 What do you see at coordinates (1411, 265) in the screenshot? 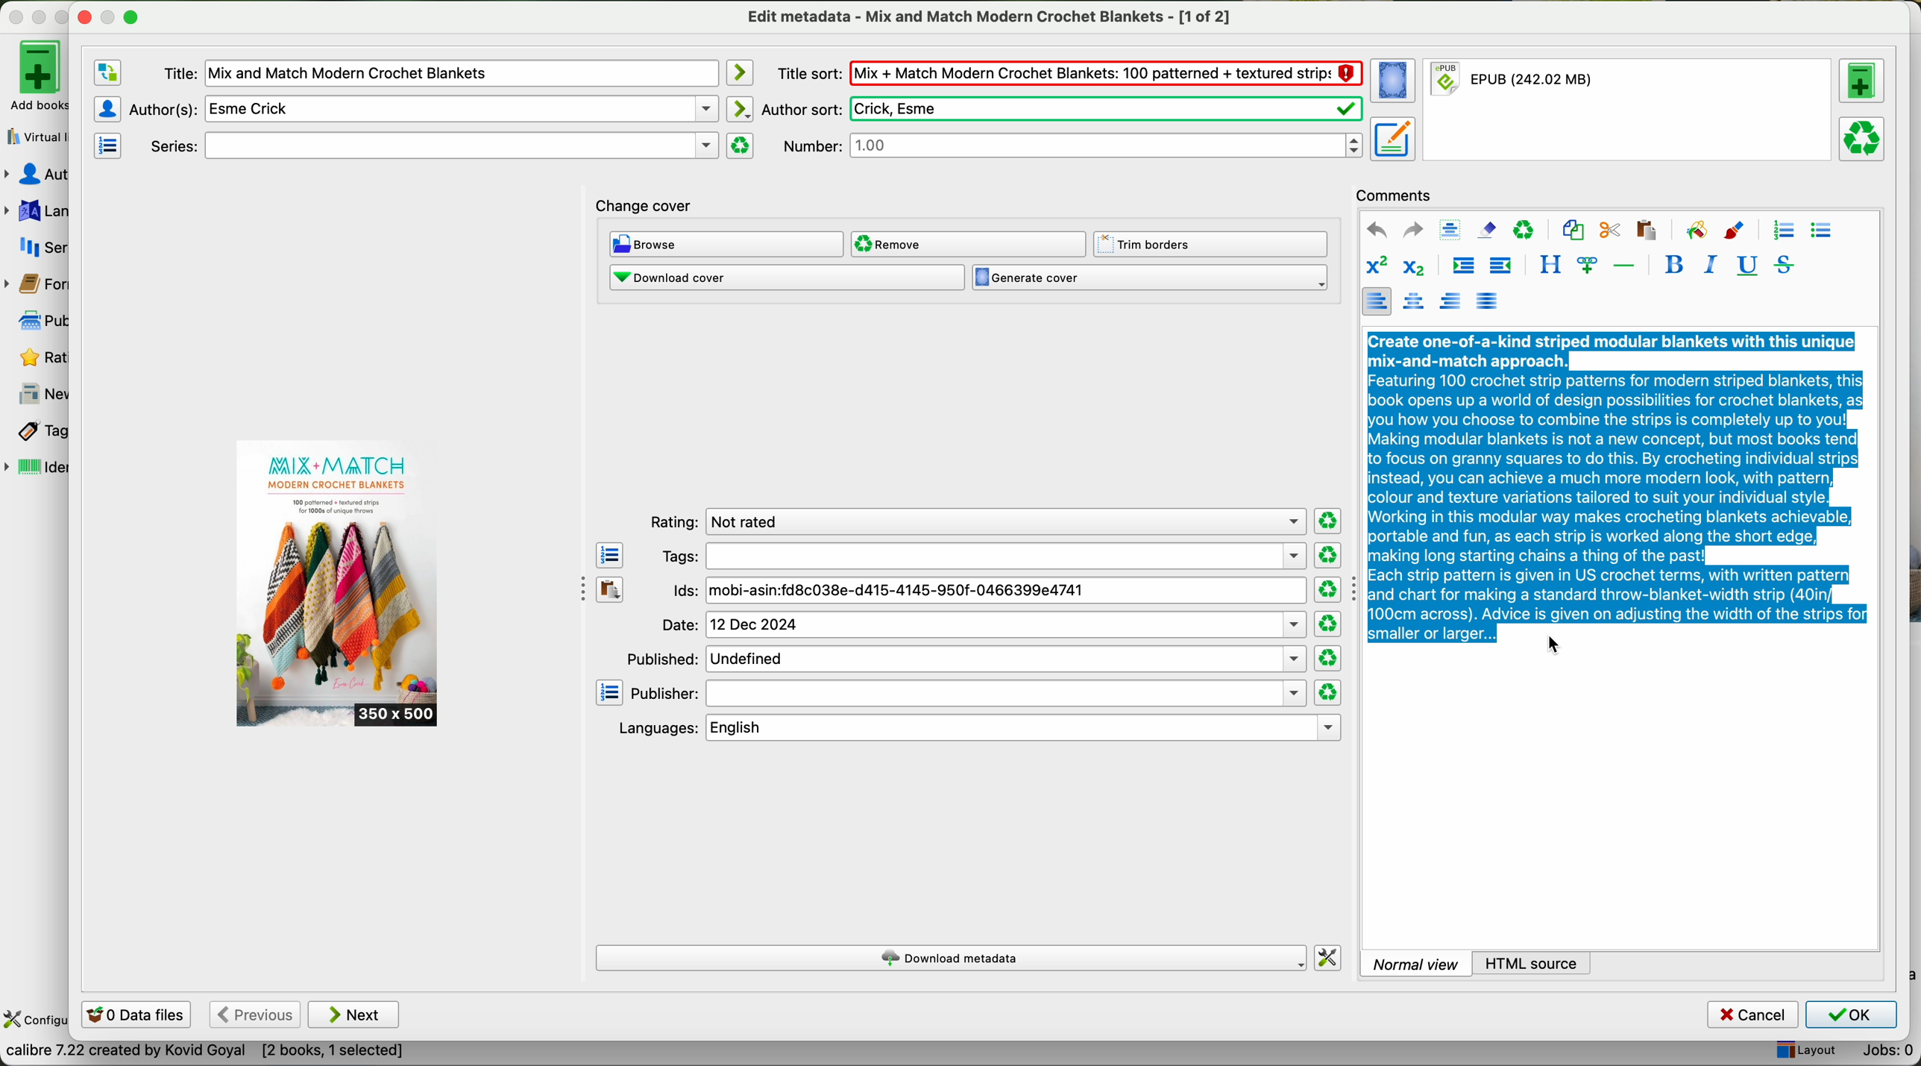
I see `subscript` at bounding box center [1411, 265].